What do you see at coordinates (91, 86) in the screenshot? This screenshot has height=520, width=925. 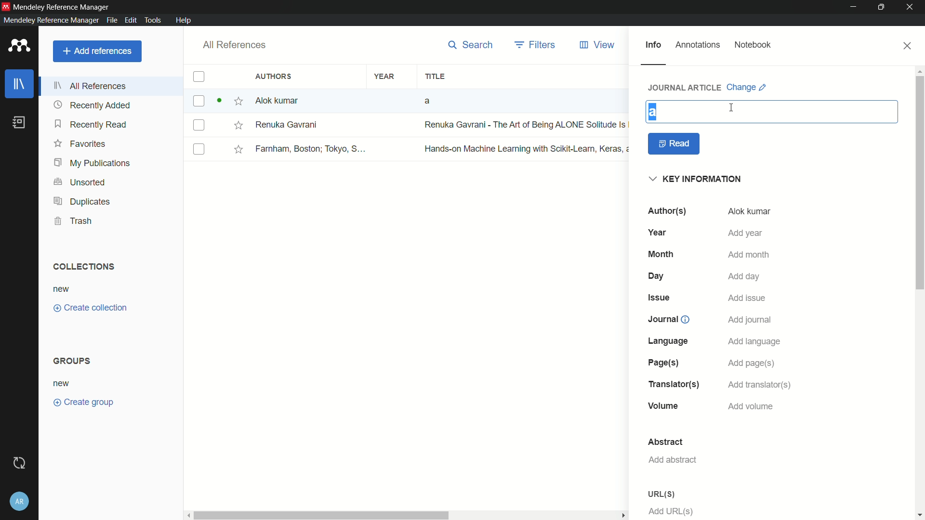 I see `all references` at bounding box center [91, 86].